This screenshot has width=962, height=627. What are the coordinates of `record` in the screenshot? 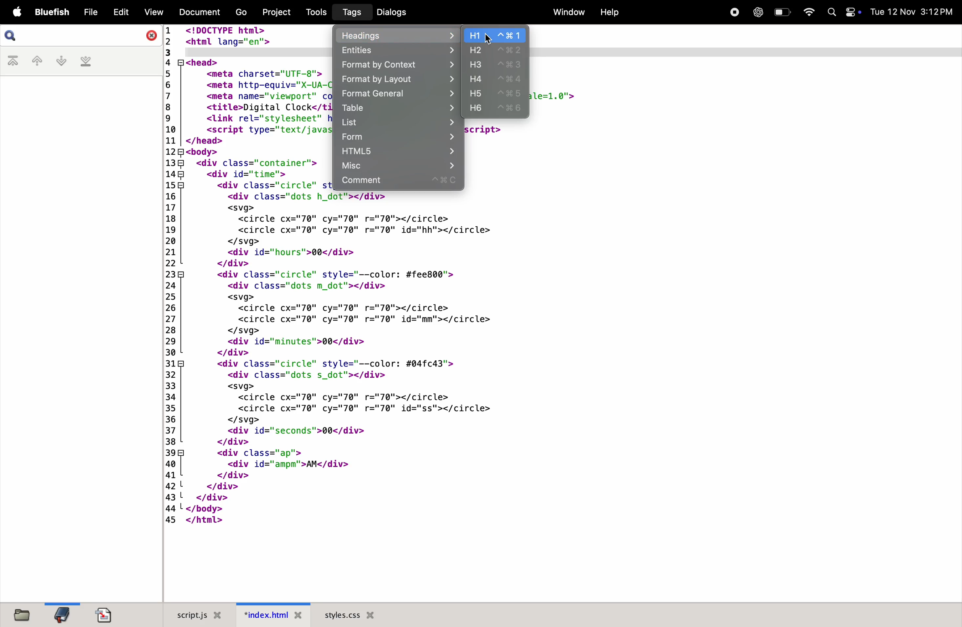 It's located at (732, 11).